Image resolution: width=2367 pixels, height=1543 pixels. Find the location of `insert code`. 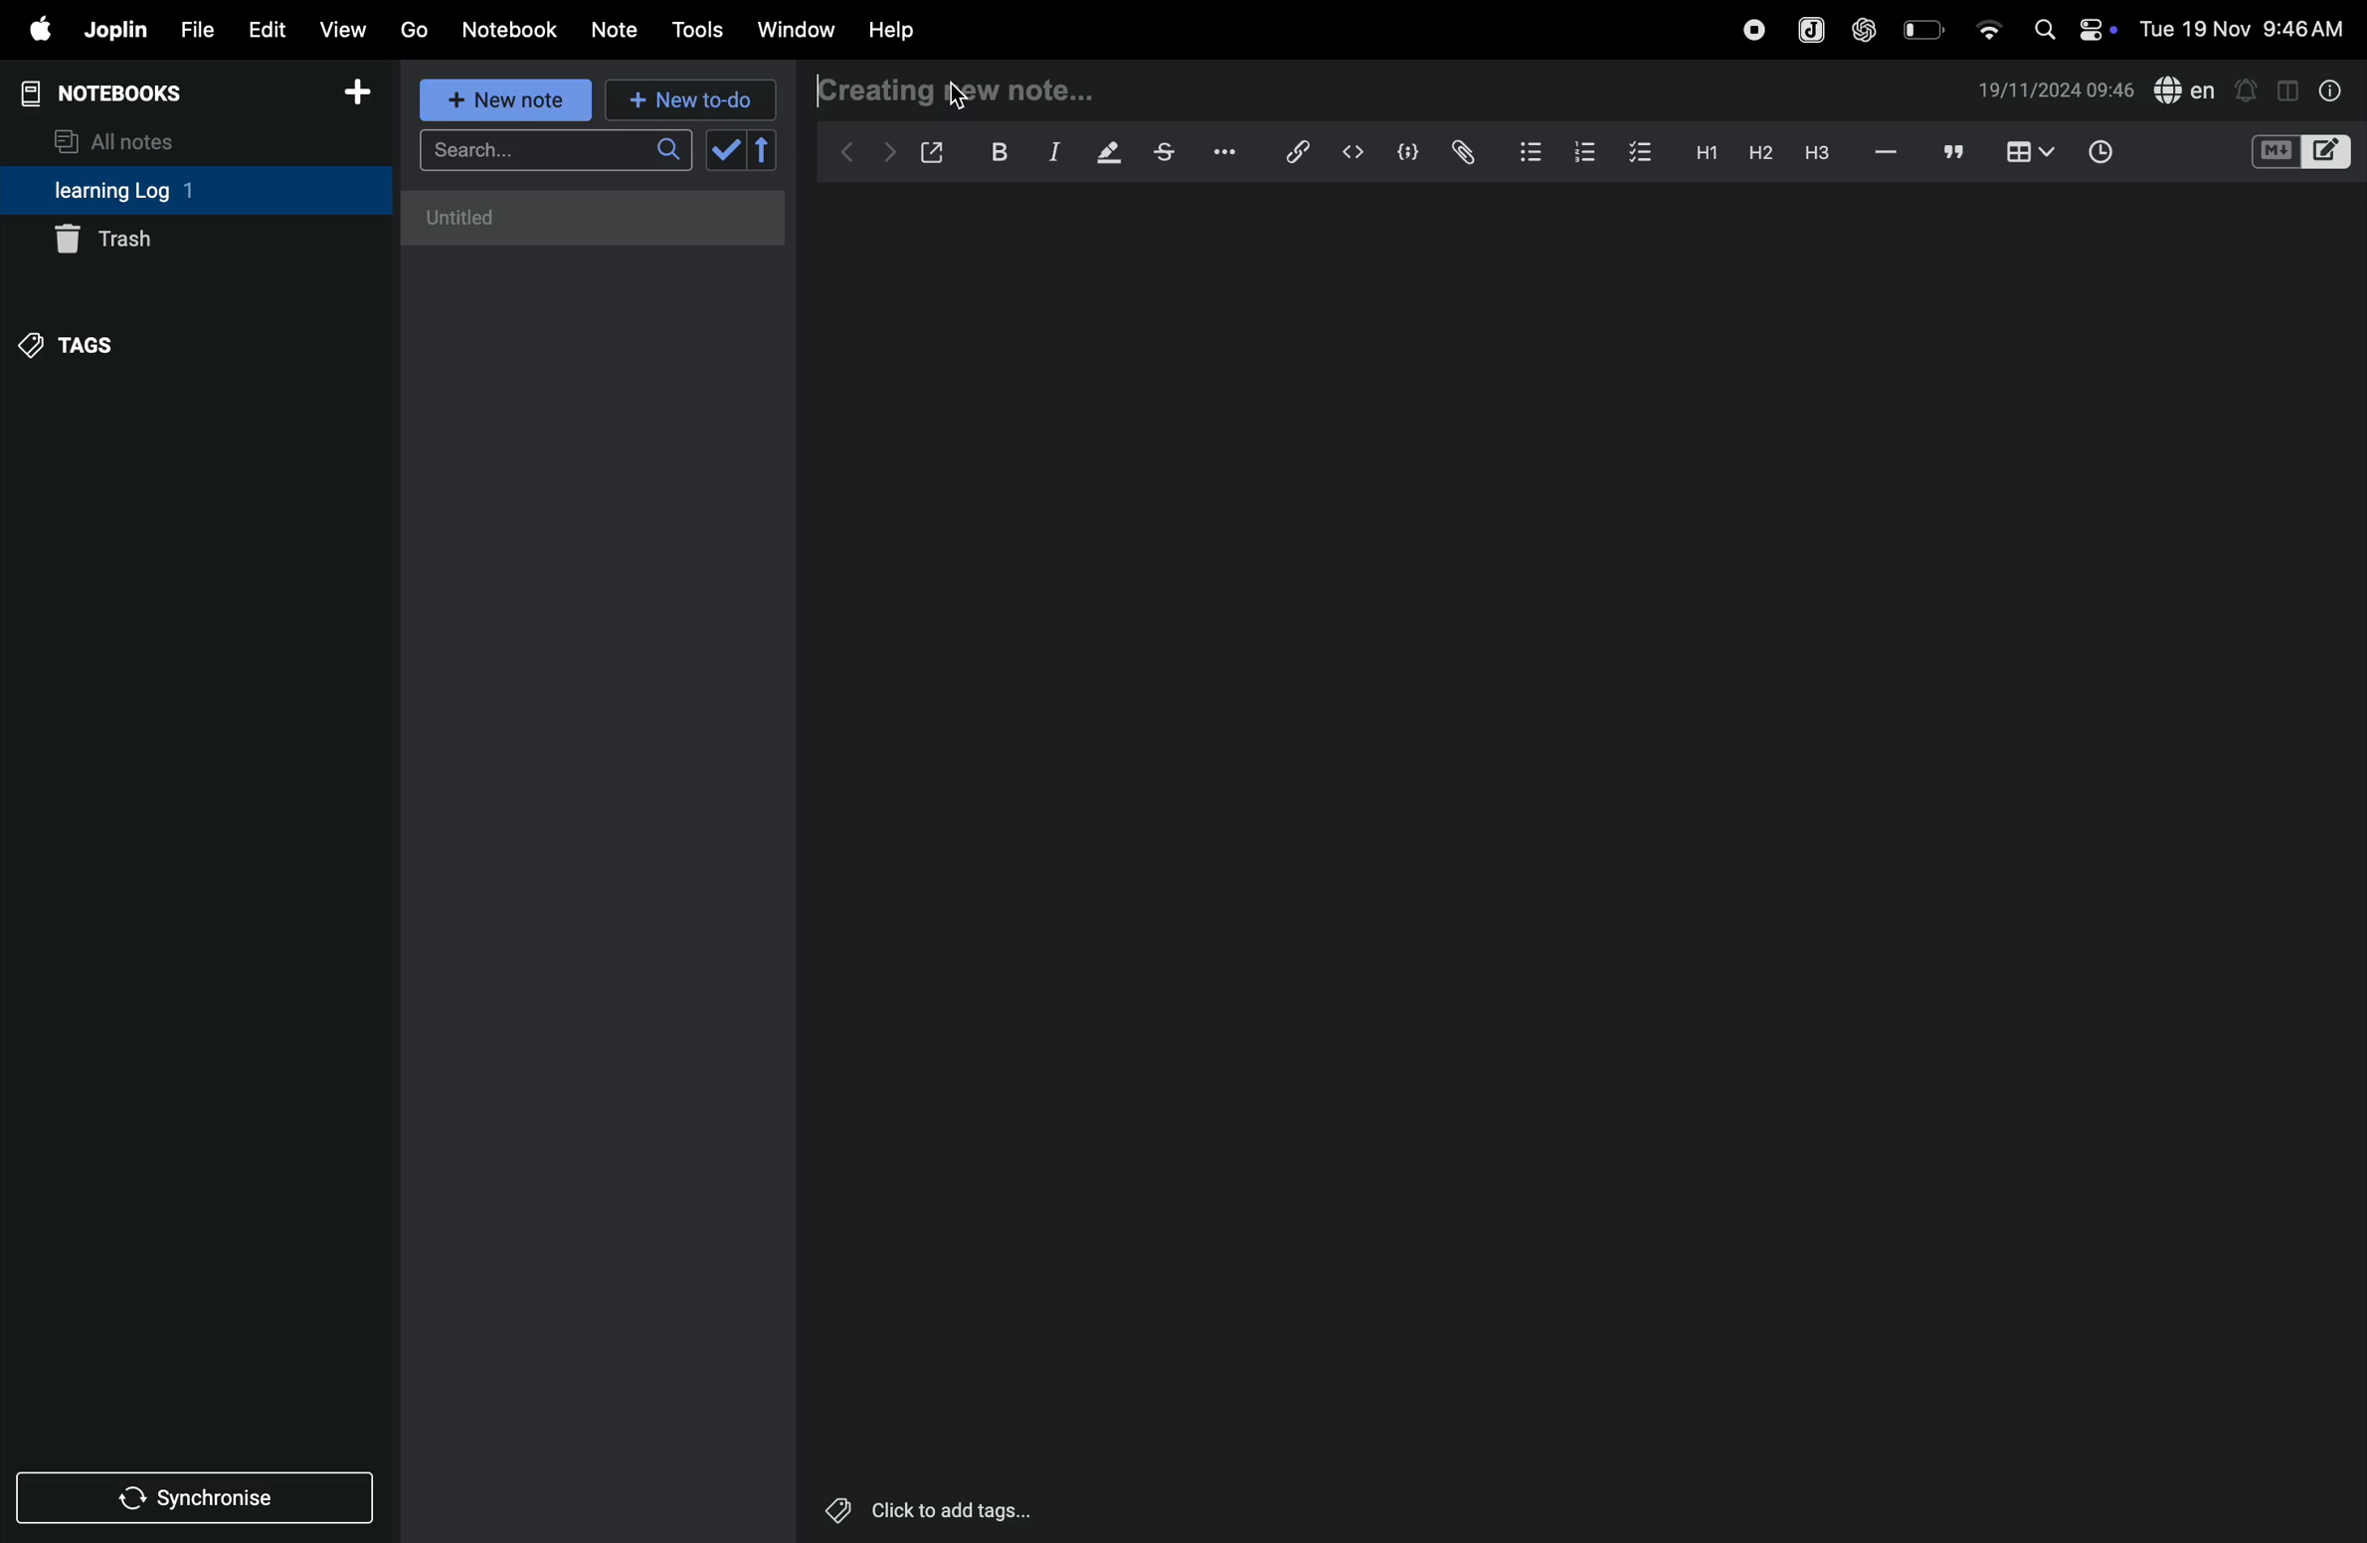

insert code is located at coordinates (1355, 152).